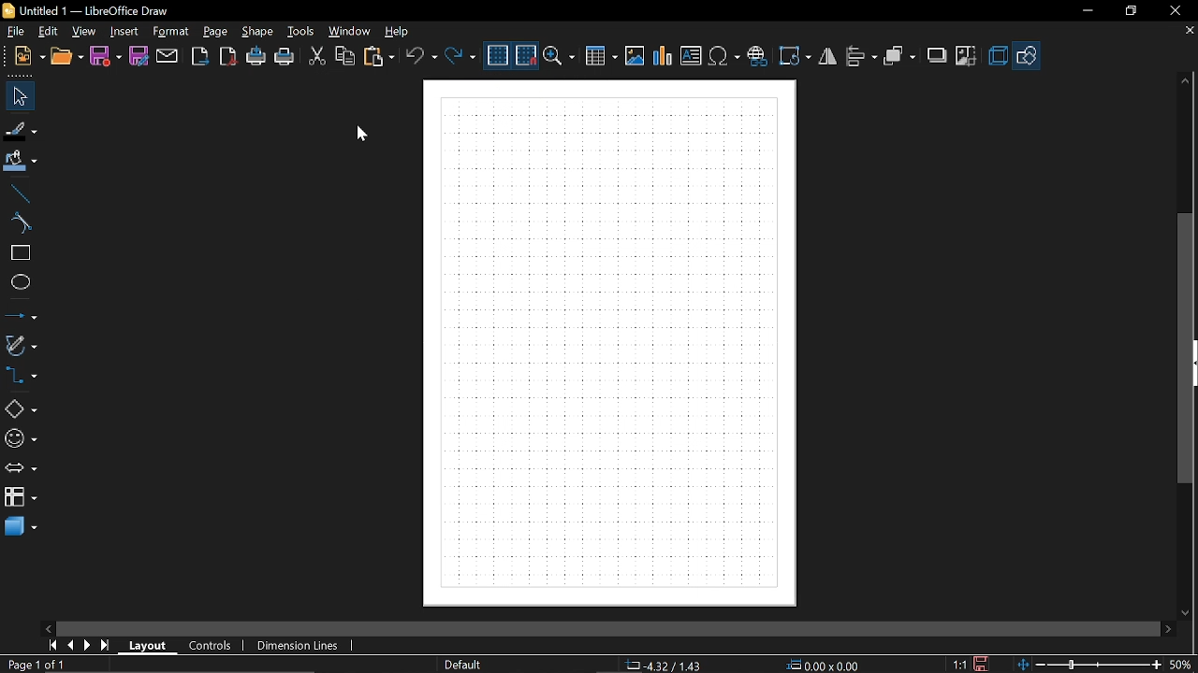 Image resolution: width=1198 pixels, height=673 pixels. Describe the element at coordinates (1184, 611) in the screenshot. I see `move down` at that location.